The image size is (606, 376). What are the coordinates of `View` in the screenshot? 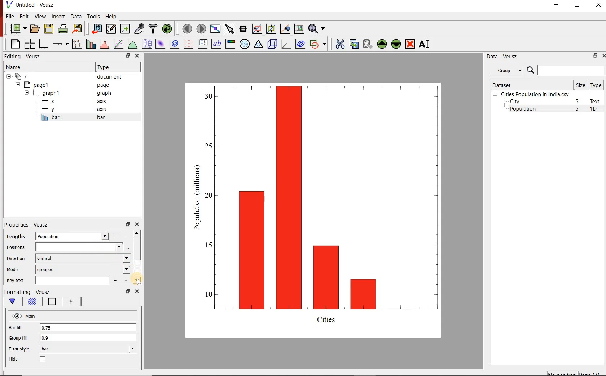 It's located at (39, 16).